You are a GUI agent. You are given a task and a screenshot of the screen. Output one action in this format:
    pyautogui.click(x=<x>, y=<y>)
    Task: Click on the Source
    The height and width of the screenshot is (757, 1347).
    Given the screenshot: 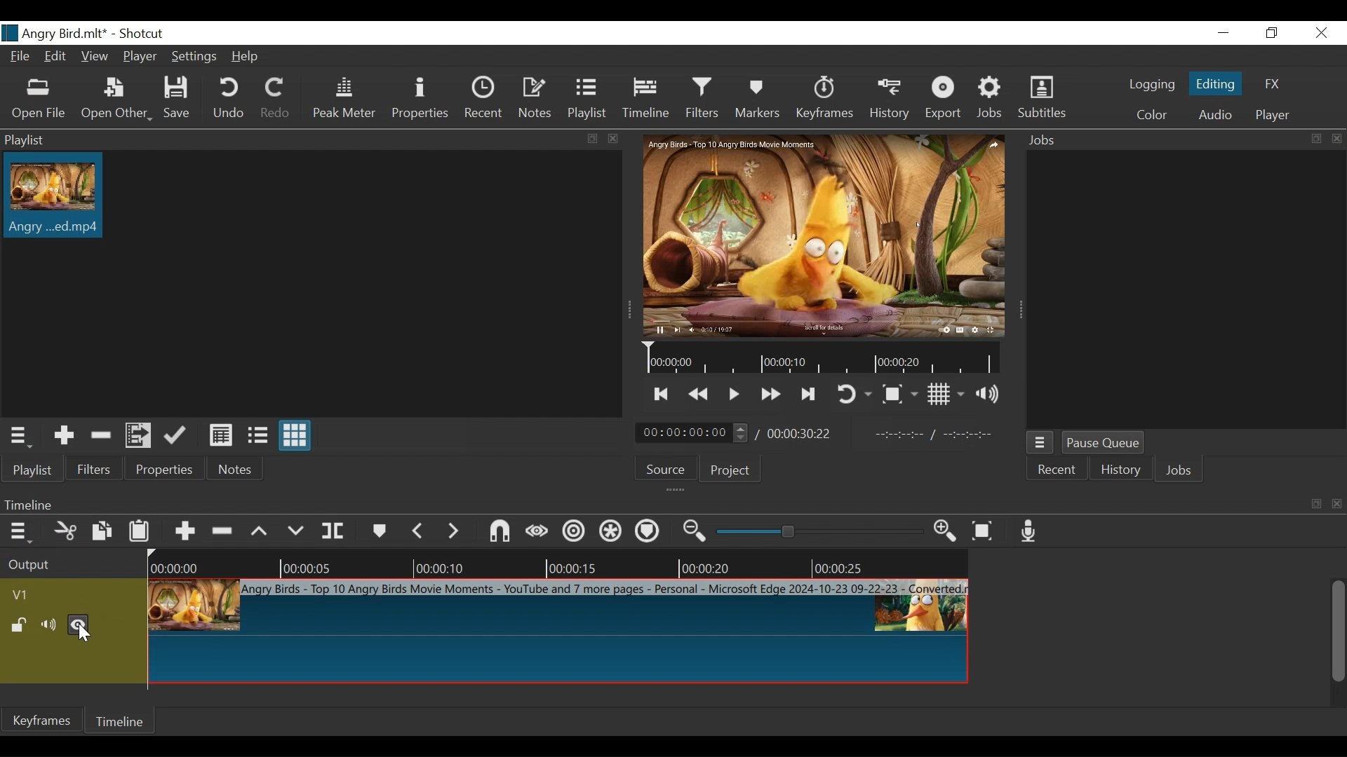 What is the action you would take?
    pyautogui.click(x=664, y=469)
    